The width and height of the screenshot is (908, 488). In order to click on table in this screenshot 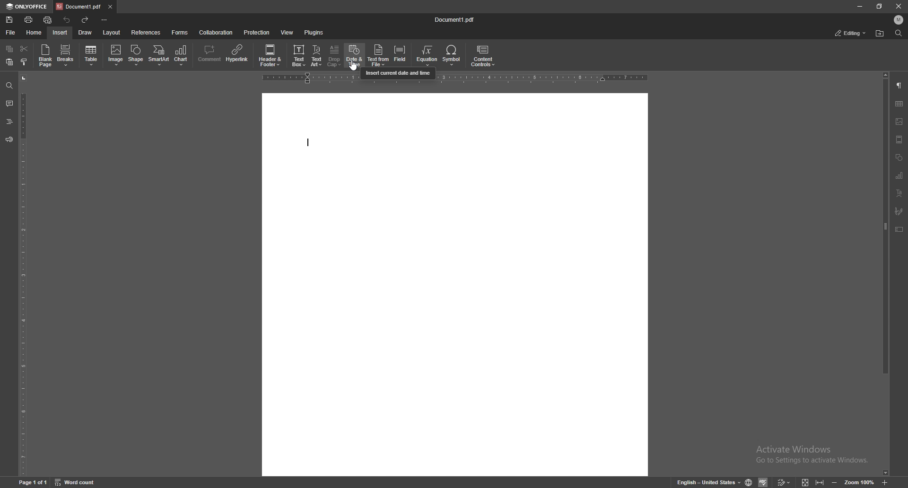, I will do `click(91, 56)`.